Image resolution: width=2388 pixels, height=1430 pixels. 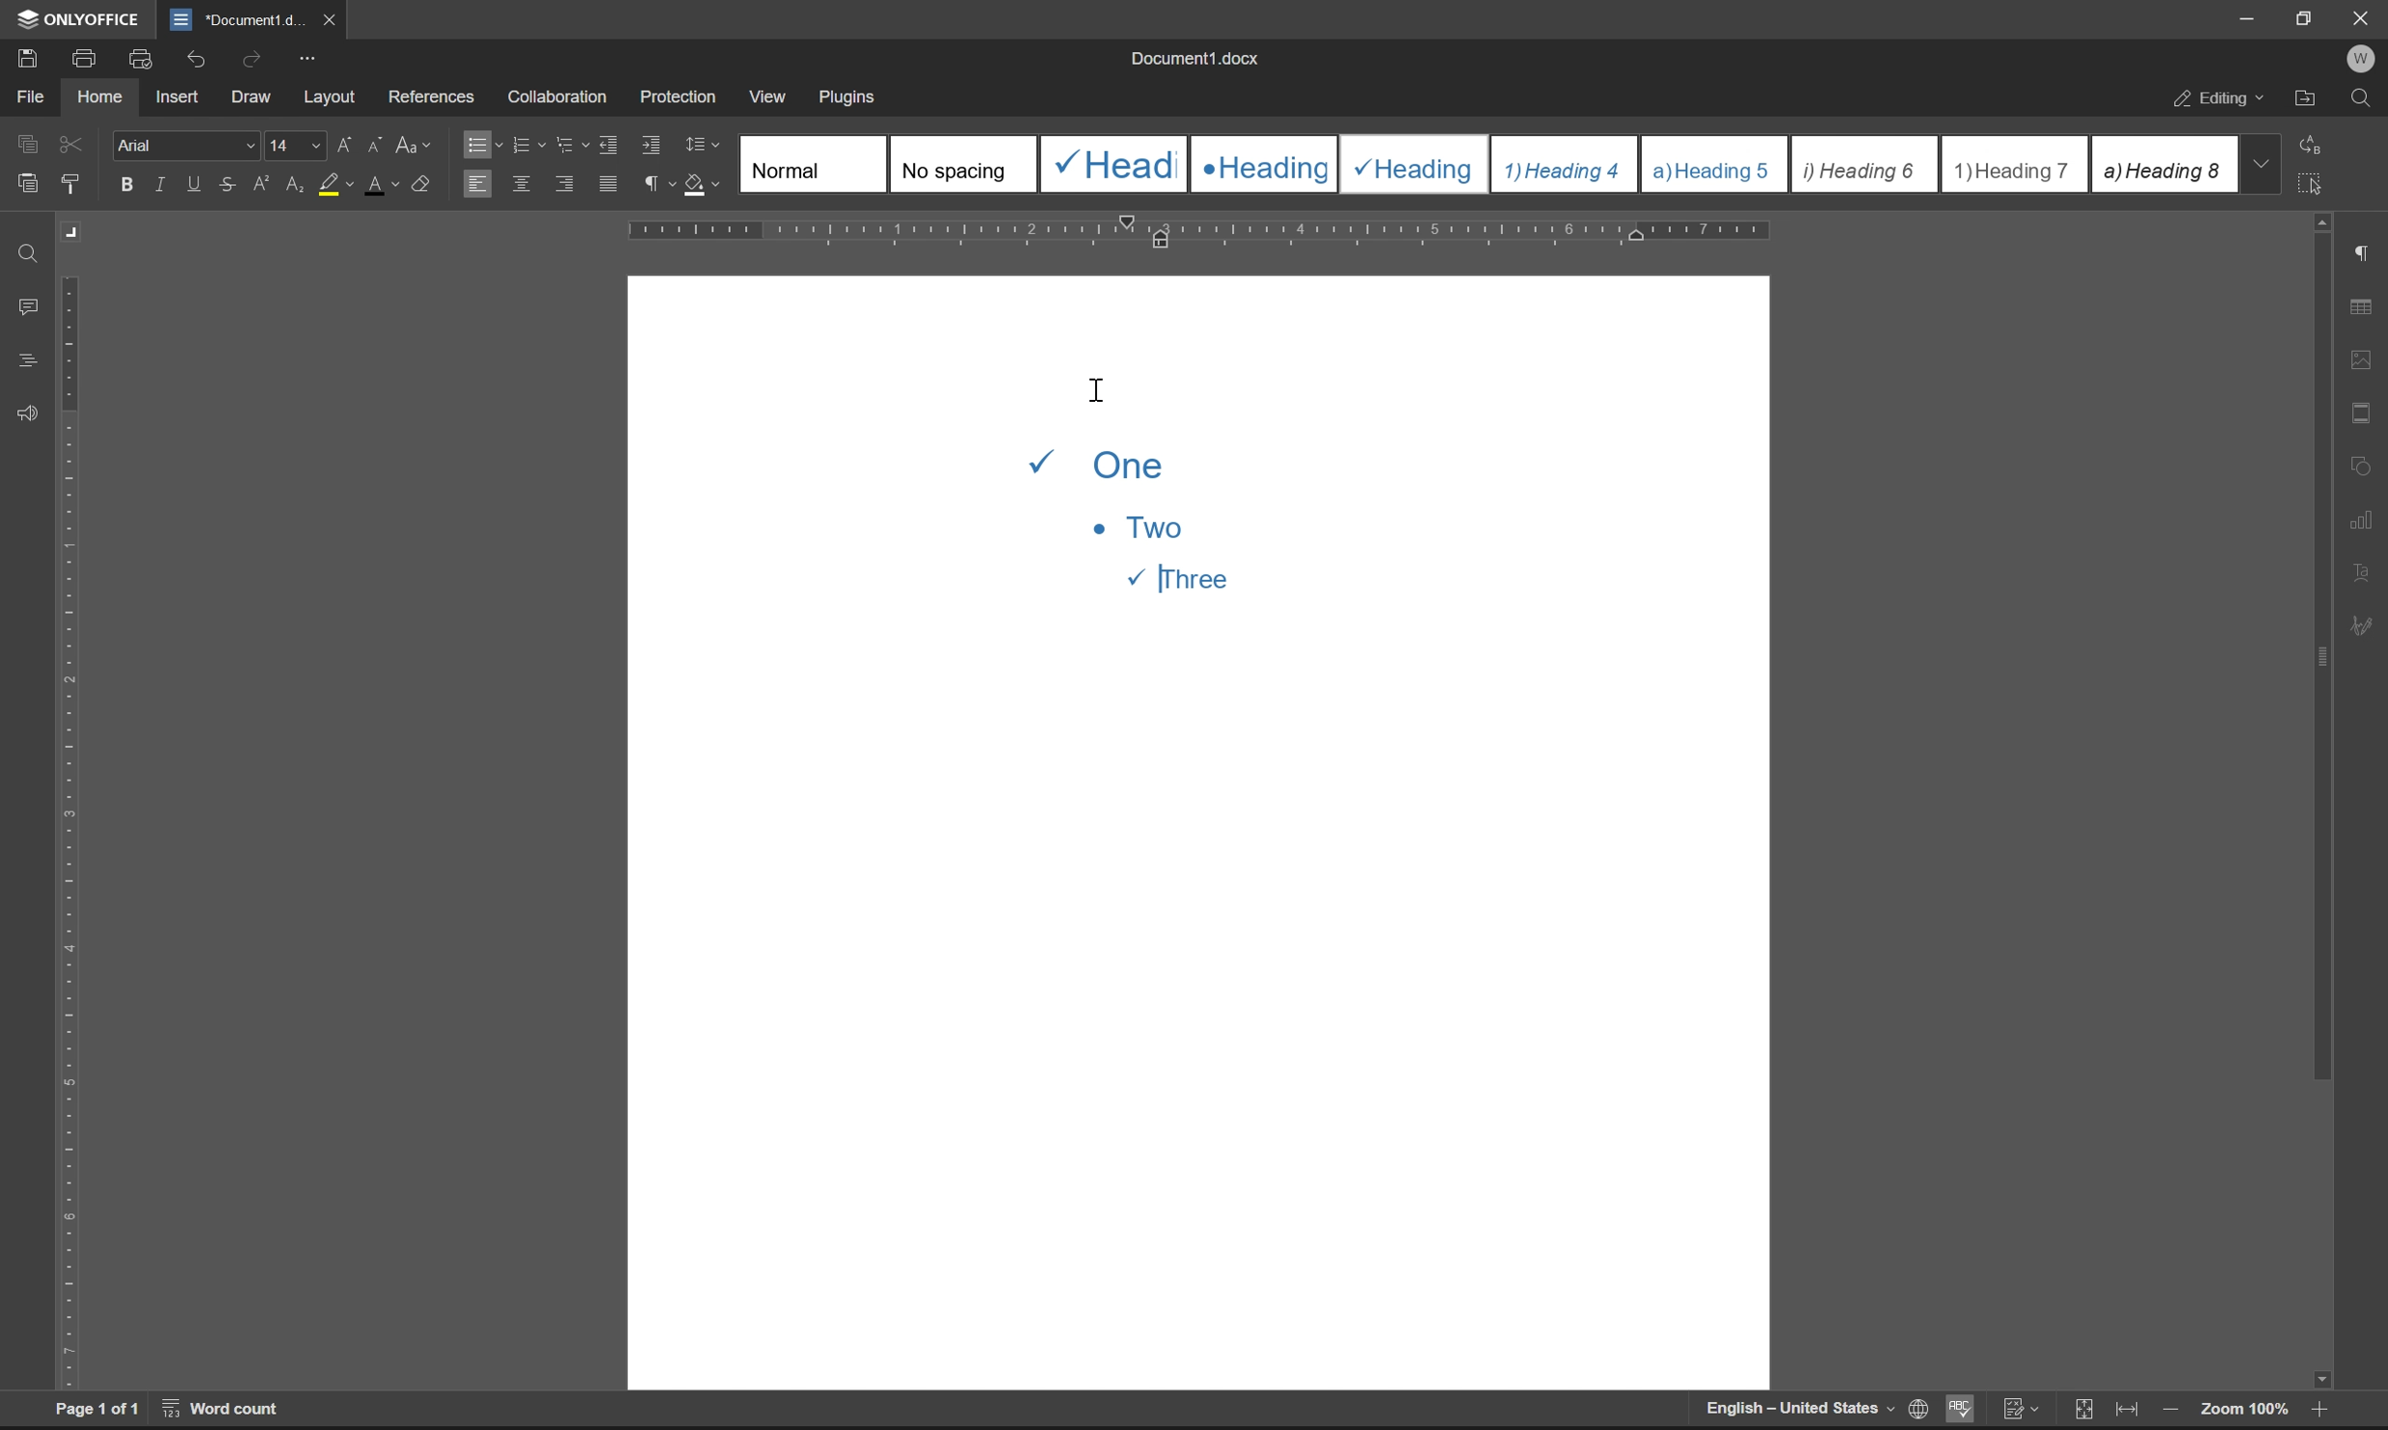 I want to click on bullets, so click(x=481, y=143).